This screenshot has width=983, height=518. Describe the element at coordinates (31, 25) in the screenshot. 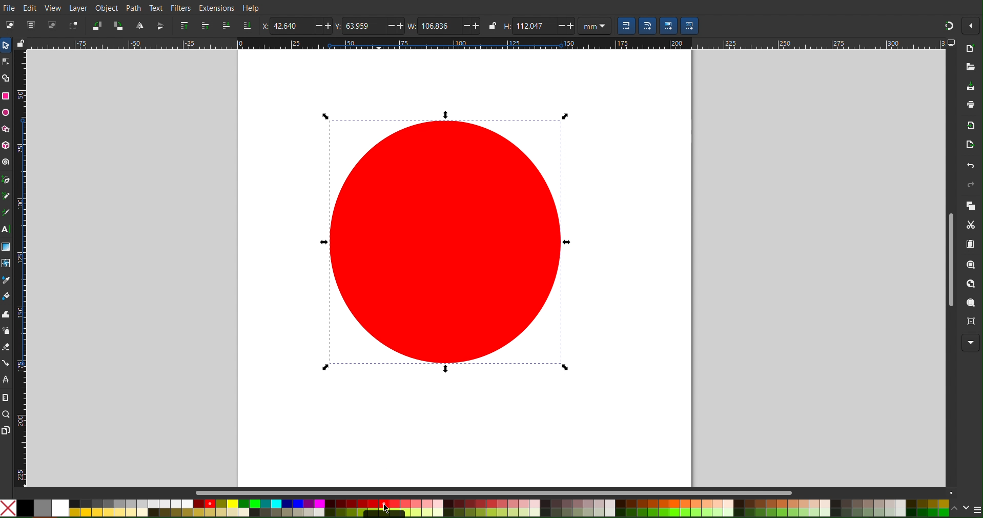

I see `Select All` at that location.